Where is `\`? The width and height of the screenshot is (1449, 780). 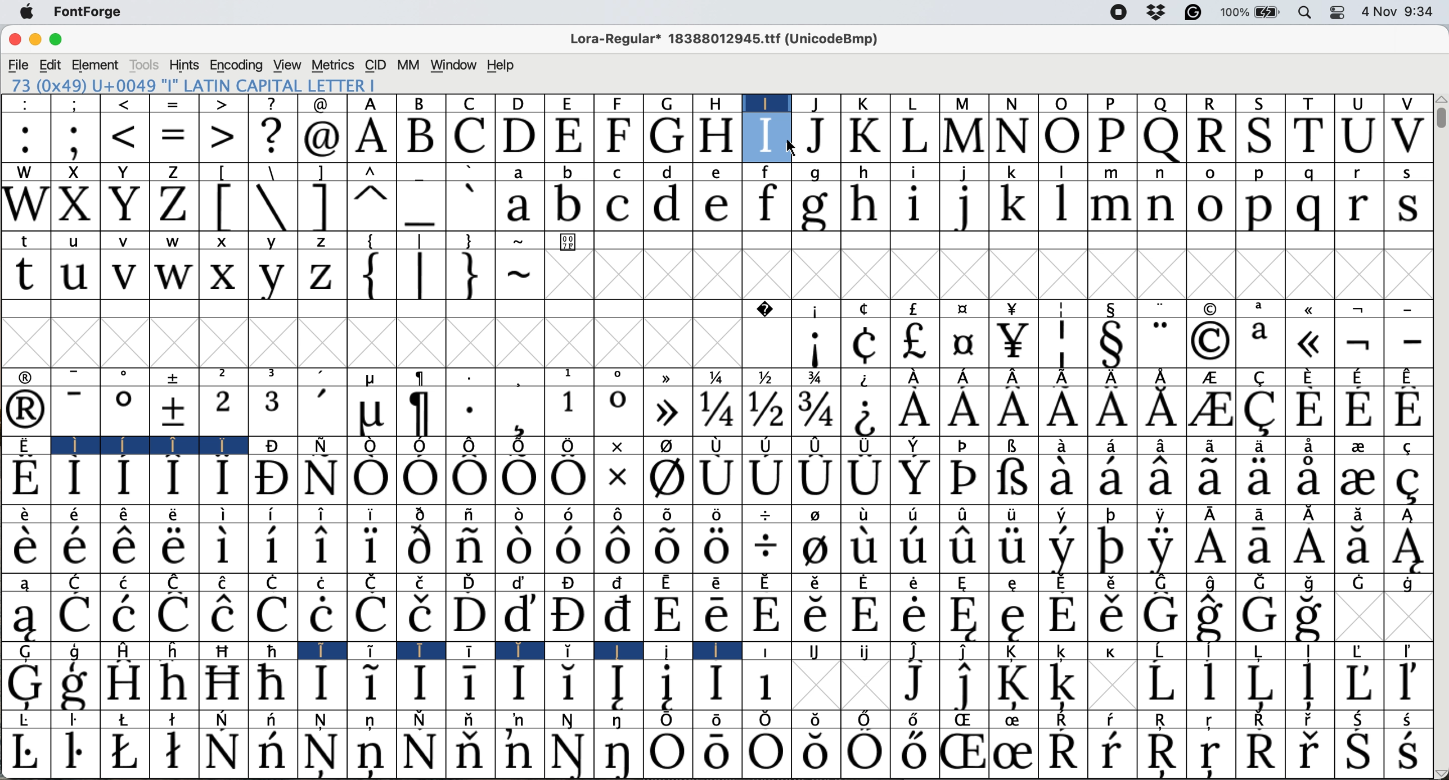
\ is located at coordinates (271, 172).